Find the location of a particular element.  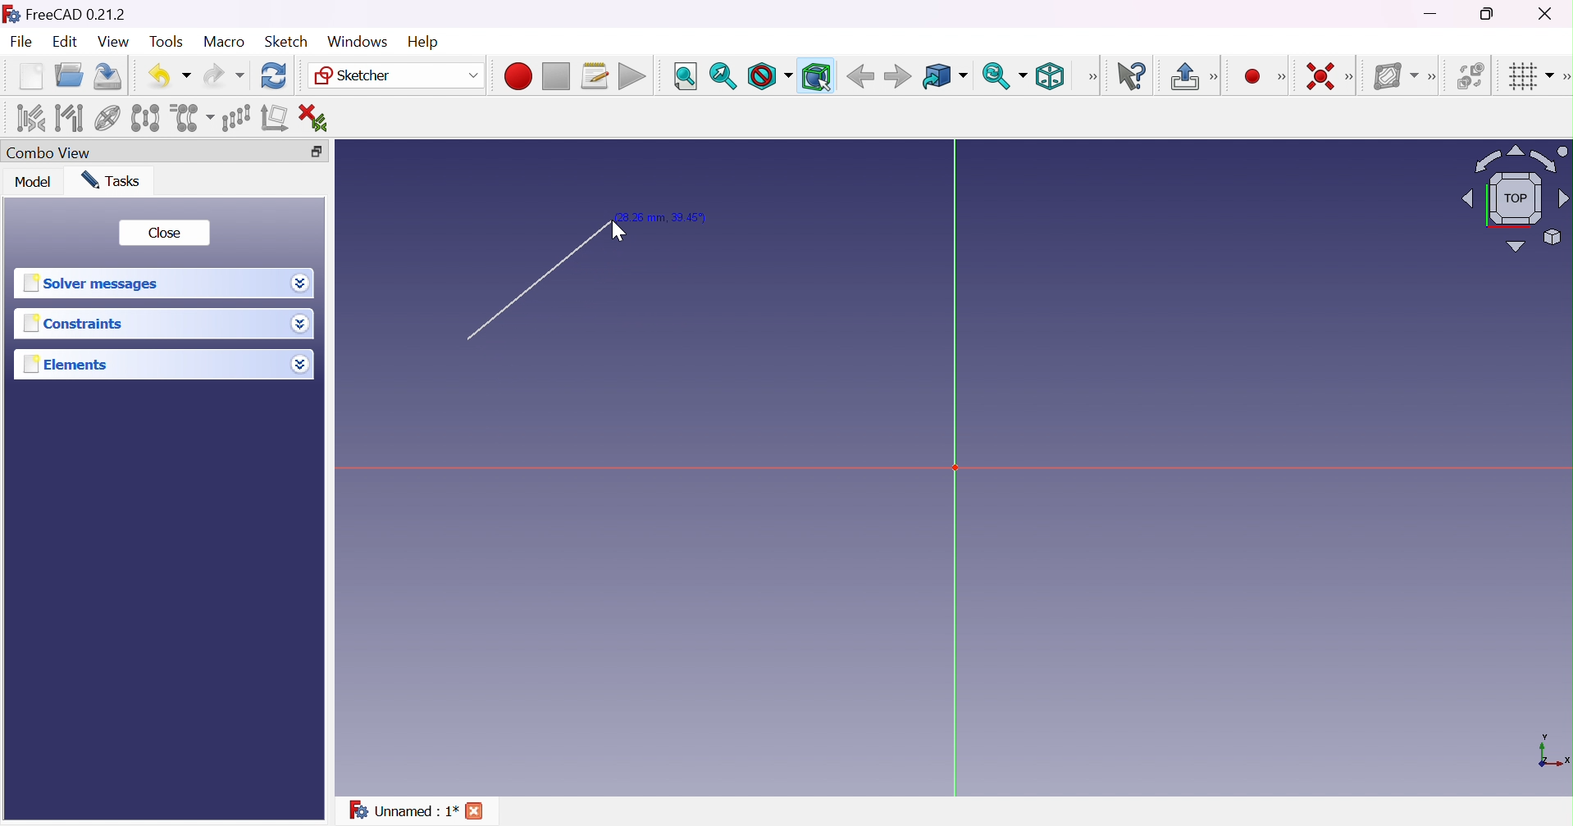

Fit selection is located at coordinates (723, 75).